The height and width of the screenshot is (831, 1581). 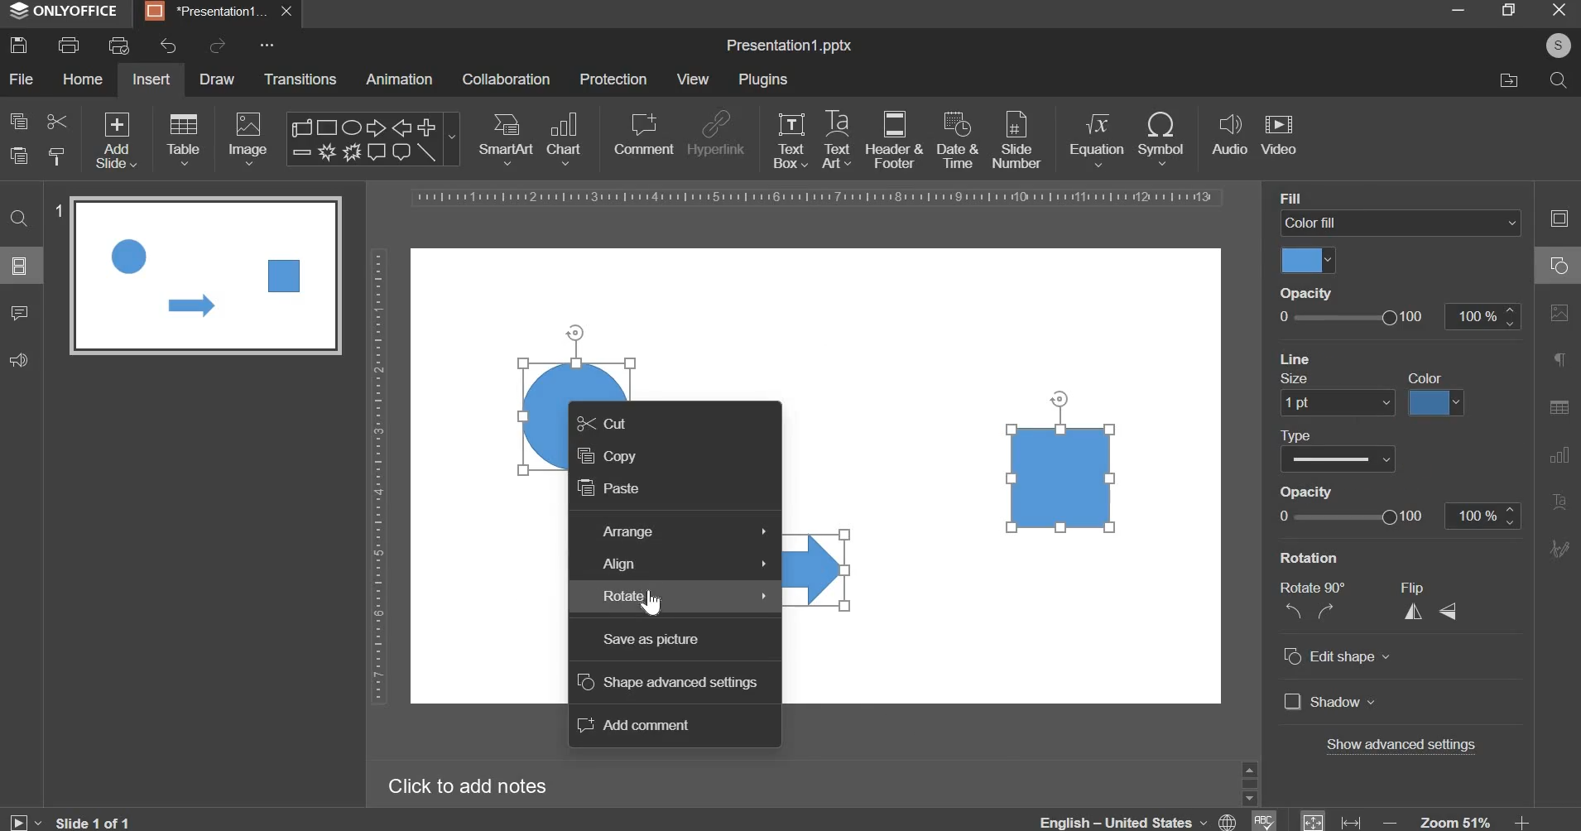 I want to click on table setting, so click(x=1559, y=406).